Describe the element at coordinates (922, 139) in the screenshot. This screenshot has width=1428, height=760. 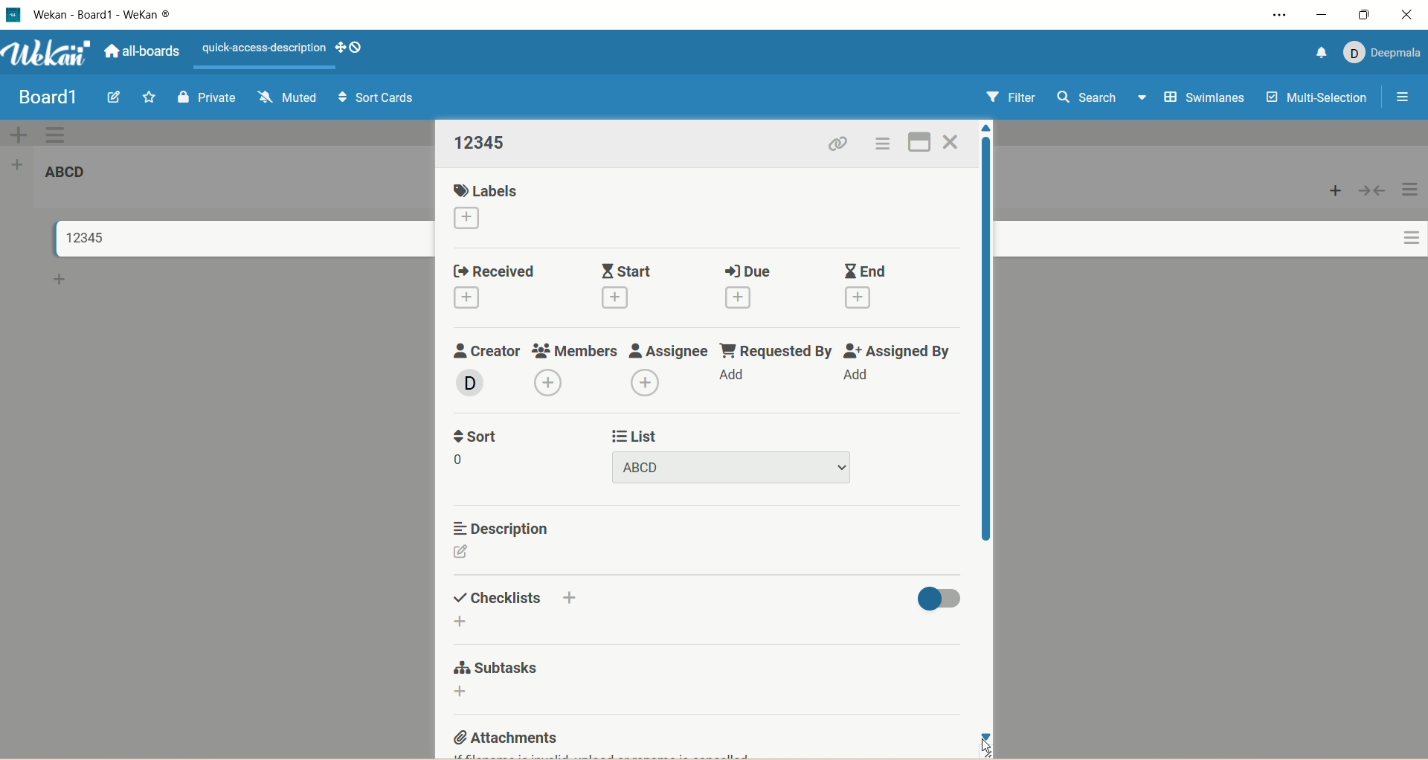
I see `full screen` at that location.